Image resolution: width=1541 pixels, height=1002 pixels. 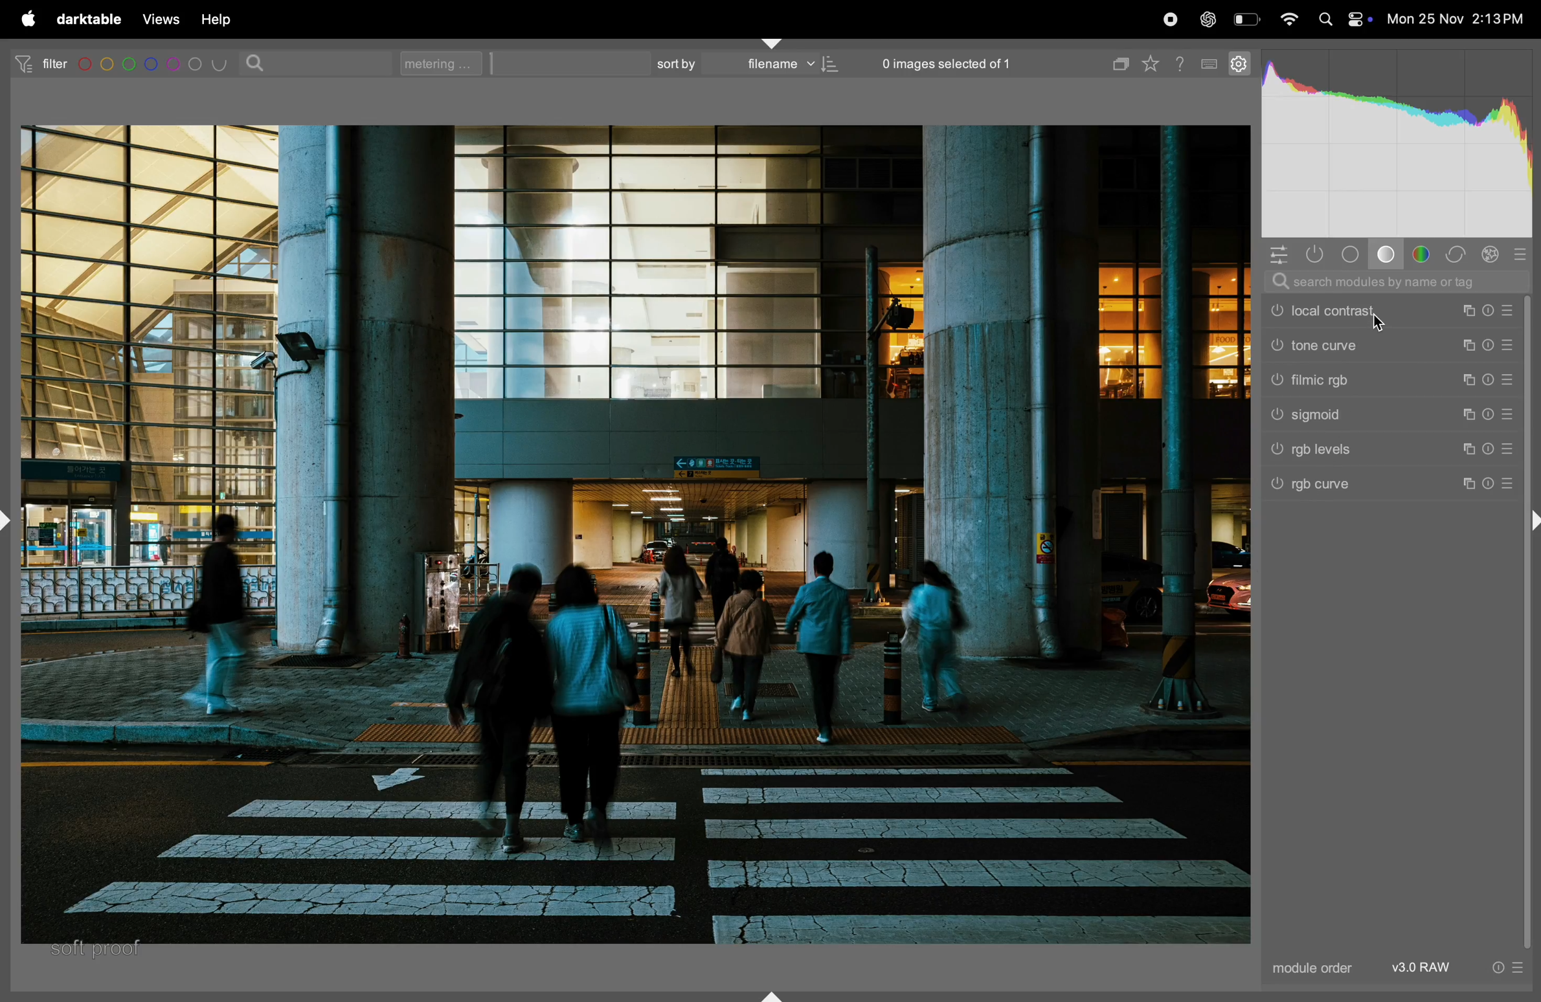 What do you see at coordinates (1510, 311) in the screenshot?
I see `preset` at bounding box center [1510, 311].